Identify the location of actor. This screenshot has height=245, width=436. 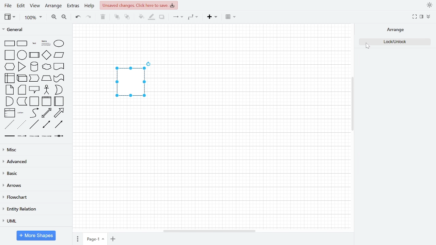
(47, 90).